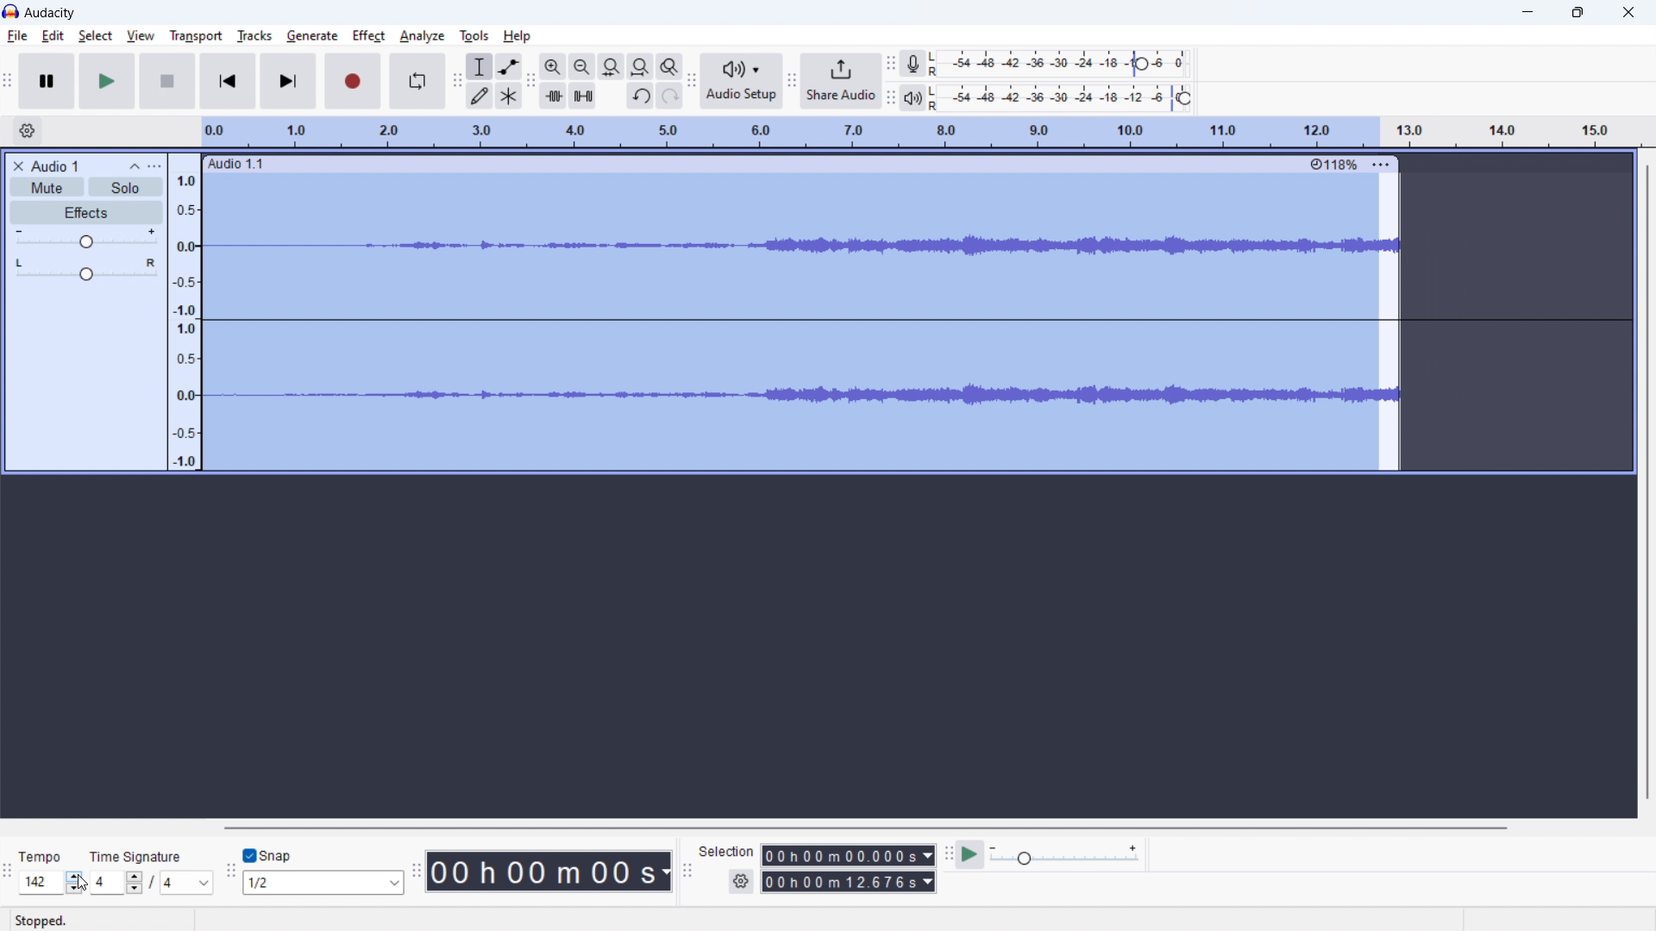  I want to click on playback speed, so click(1067, 856).